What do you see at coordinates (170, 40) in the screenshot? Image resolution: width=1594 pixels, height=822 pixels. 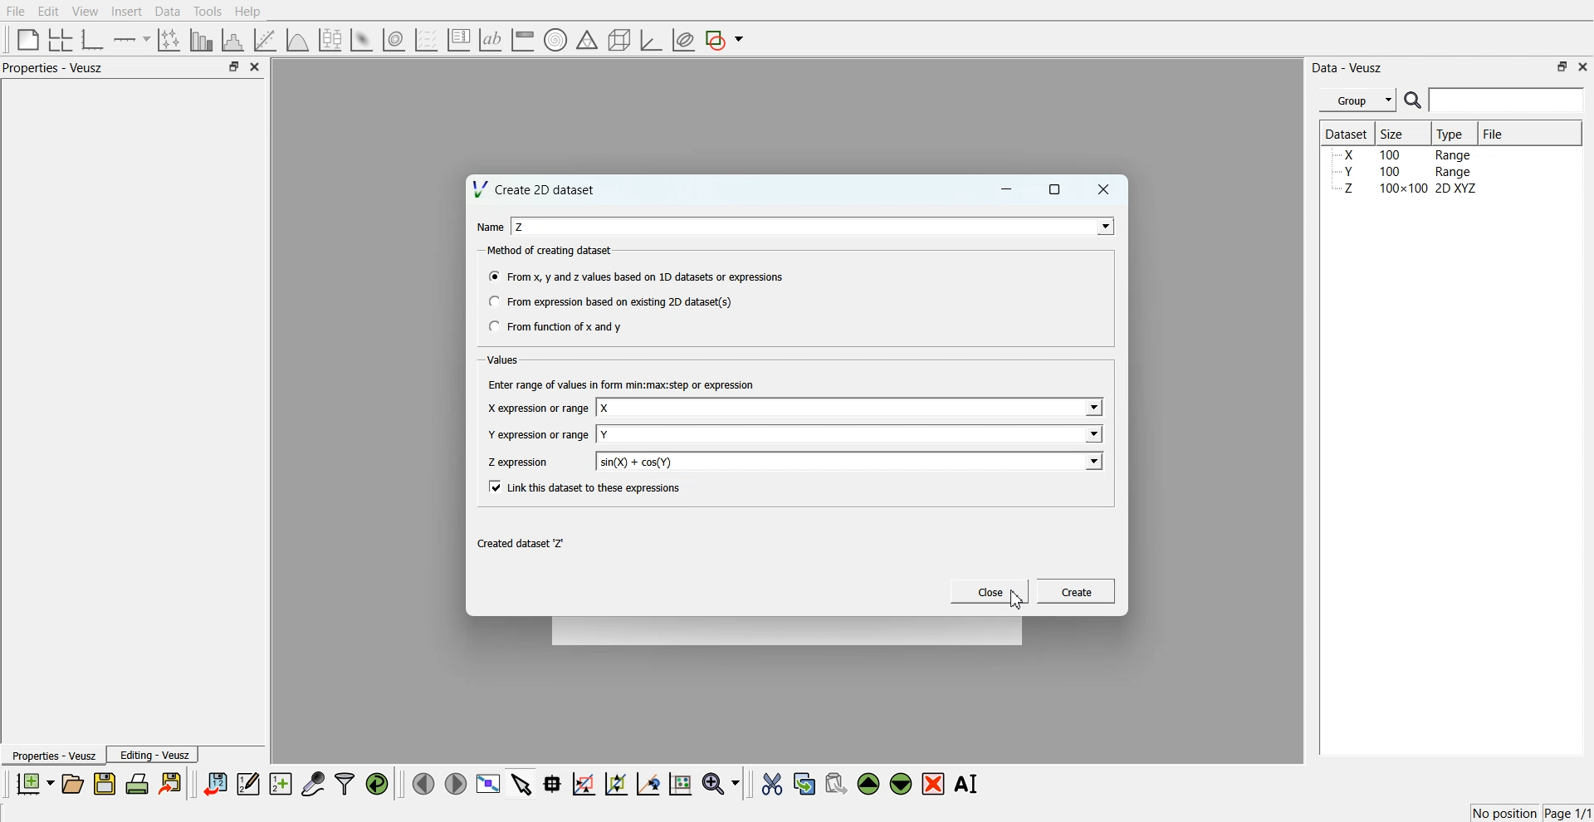 I see `Plot points with lines` at bounding box center [170, 40].